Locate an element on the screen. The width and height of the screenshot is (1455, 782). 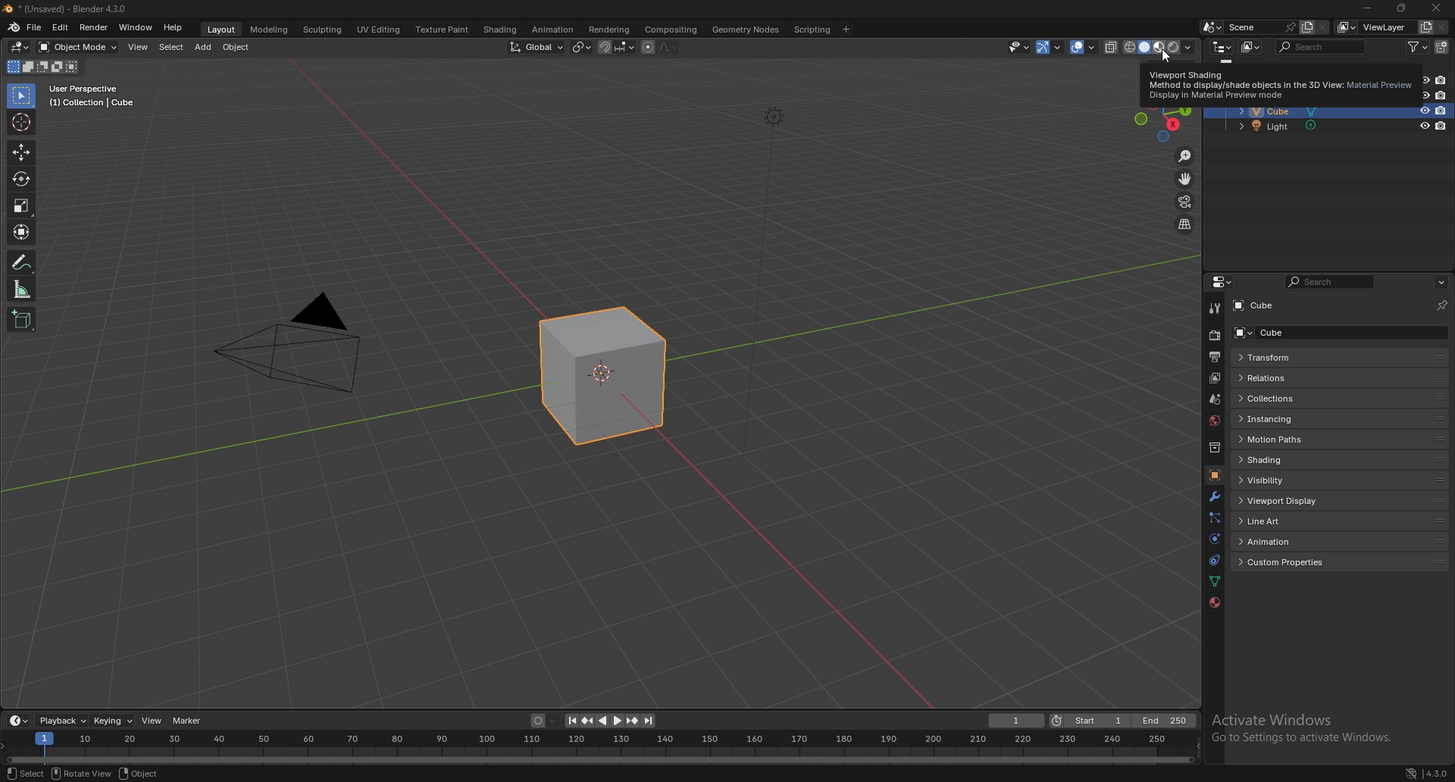
cube is located at coordinates (605, 377).